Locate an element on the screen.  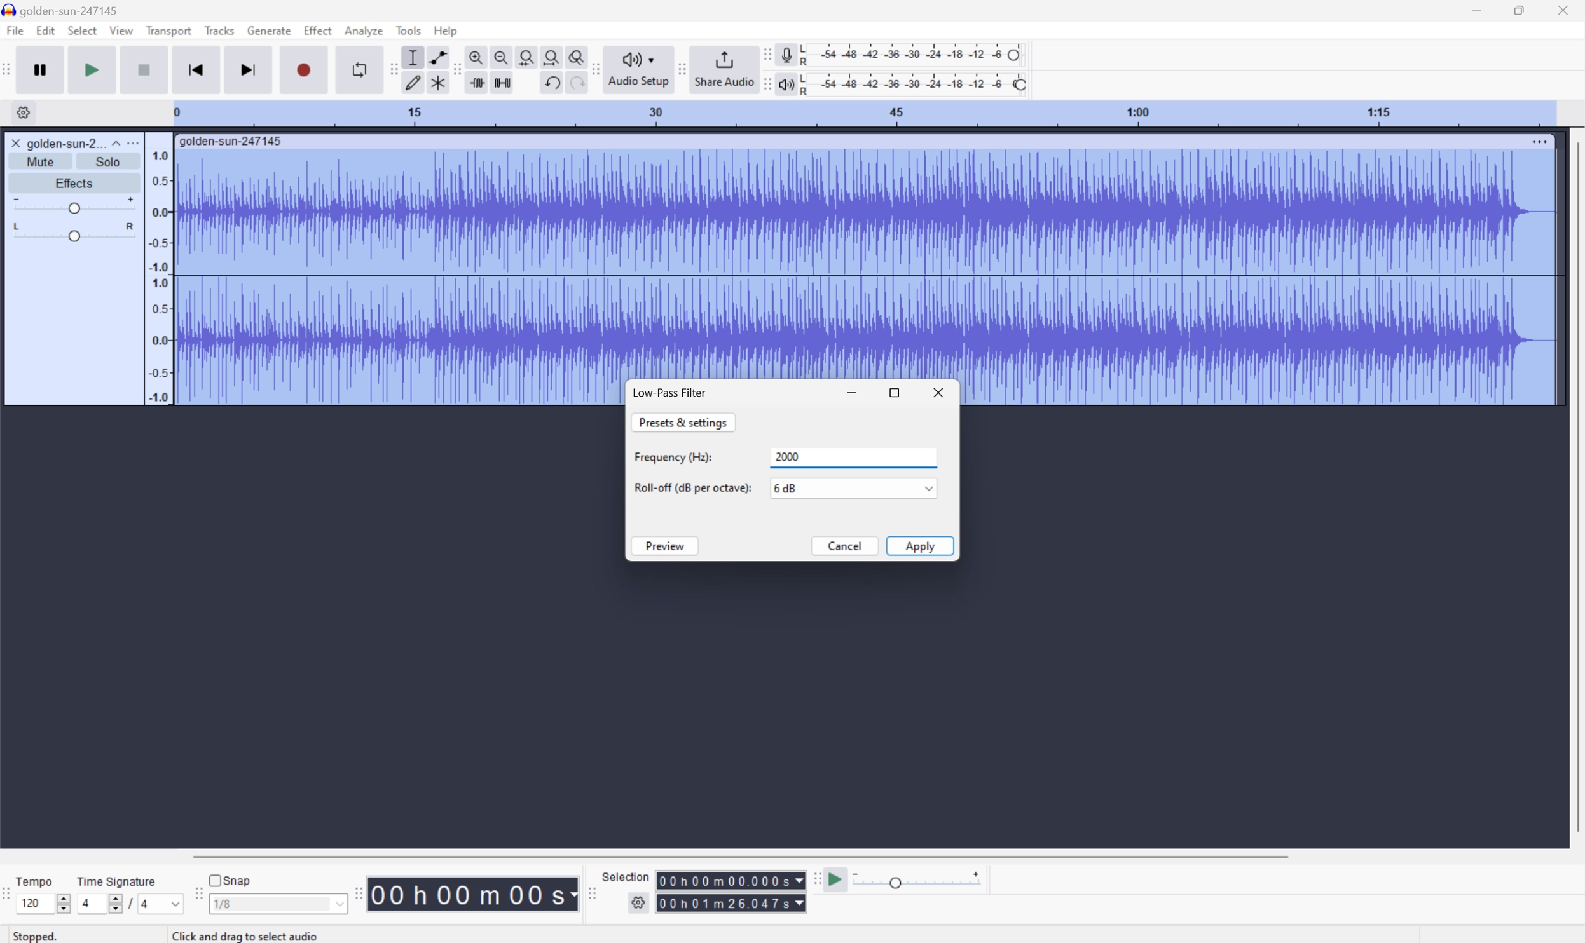
Skip to start is located at coordinates (196, 69).